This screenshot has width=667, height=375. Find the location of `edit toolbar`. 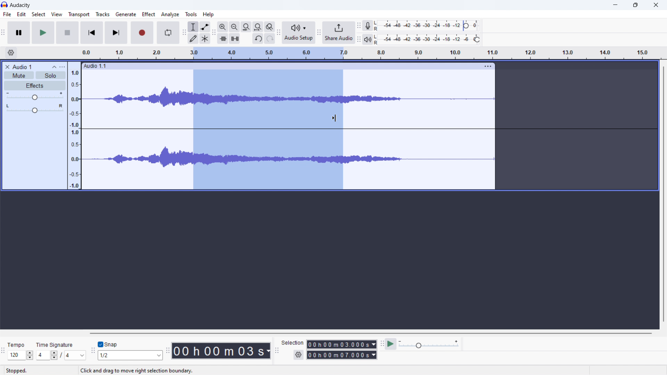

edit toolbar is located at coordinates (214, 33).